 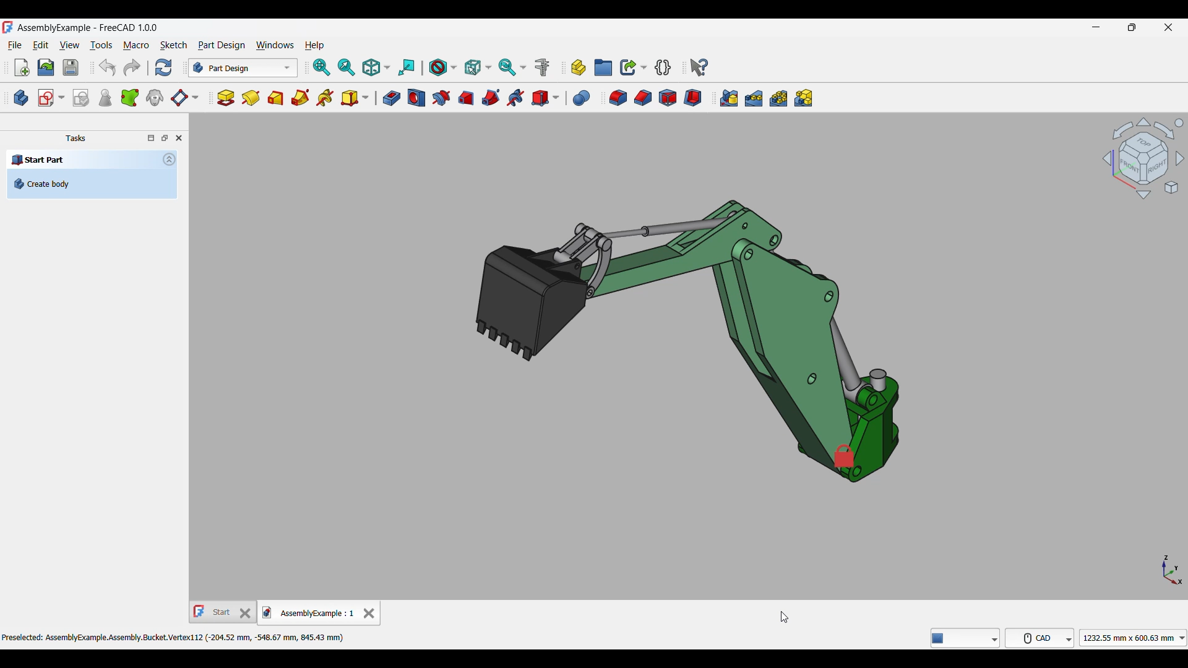 What do you see at coordinates (51, 98) in the screenshot?
I see `Create a sketch options` at bounding box center [51, 98].